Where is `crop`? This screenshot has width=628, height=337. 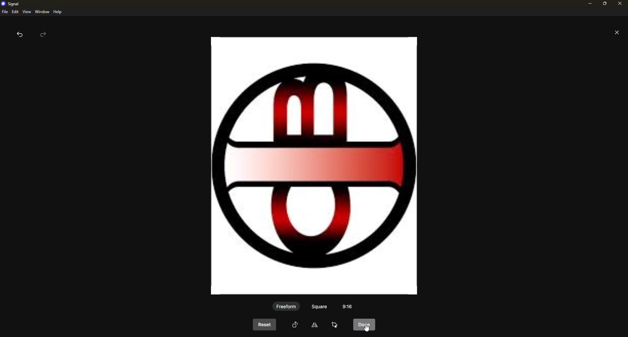
crop is located at coordinates (336, 326).